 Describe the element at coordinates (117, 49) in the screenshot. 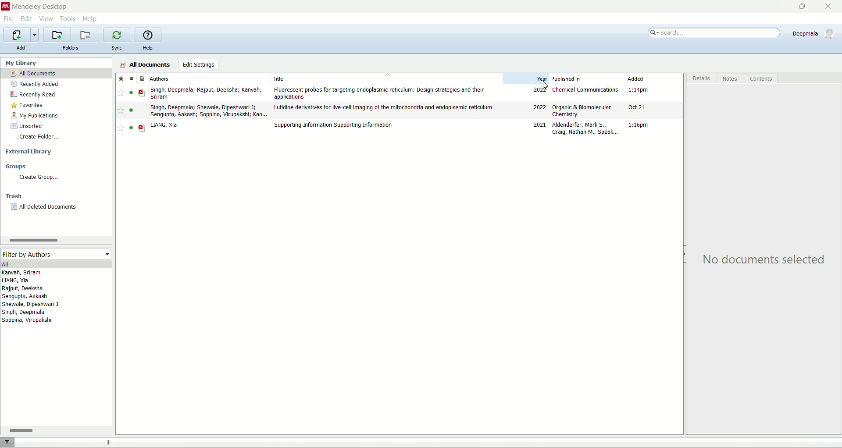

I see `sync` at that location.